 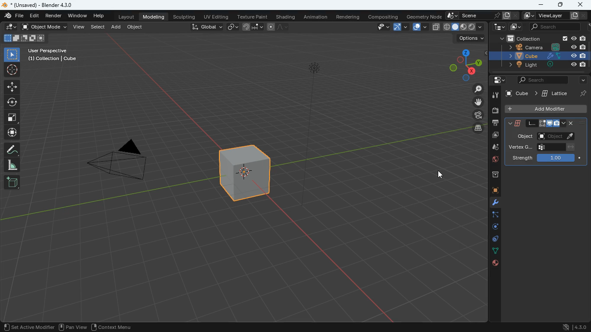 What do you see at coordinates (279, 26) in the screenshot?
I see `line` at bounding box center [279, 26].